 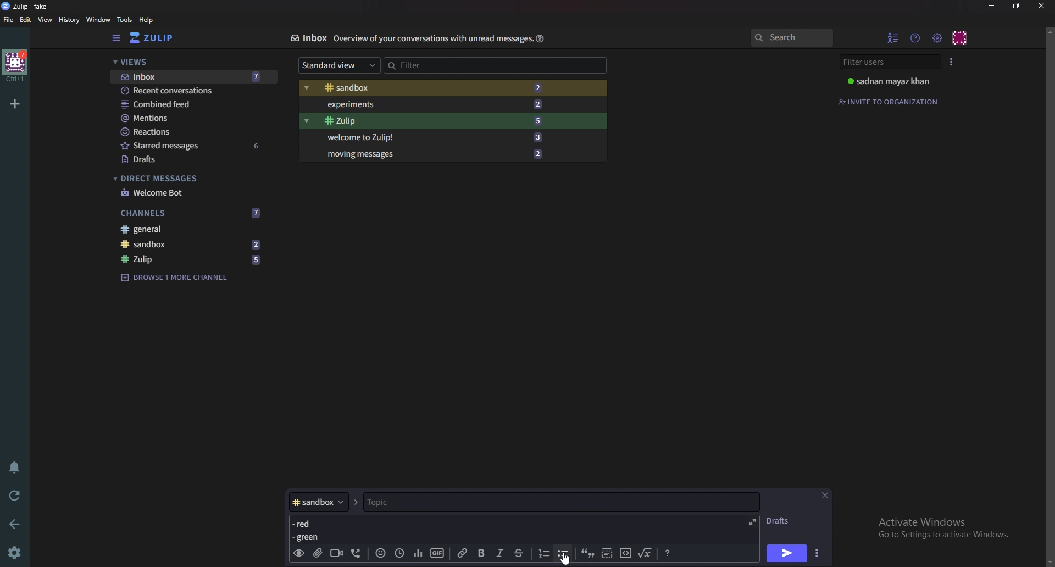 I want to click on gif, so click(x=437, y=553).